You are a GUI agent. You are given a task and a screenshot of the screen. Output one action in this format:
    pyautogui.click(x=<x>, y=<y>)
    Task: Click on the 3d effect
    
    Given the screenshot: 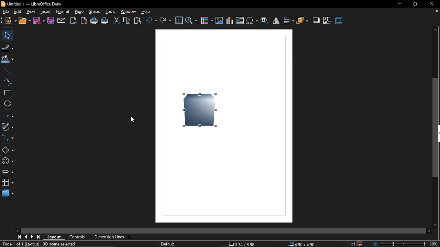 What is the action you would take?
    pyautogui.click(x=339, y=21)
    